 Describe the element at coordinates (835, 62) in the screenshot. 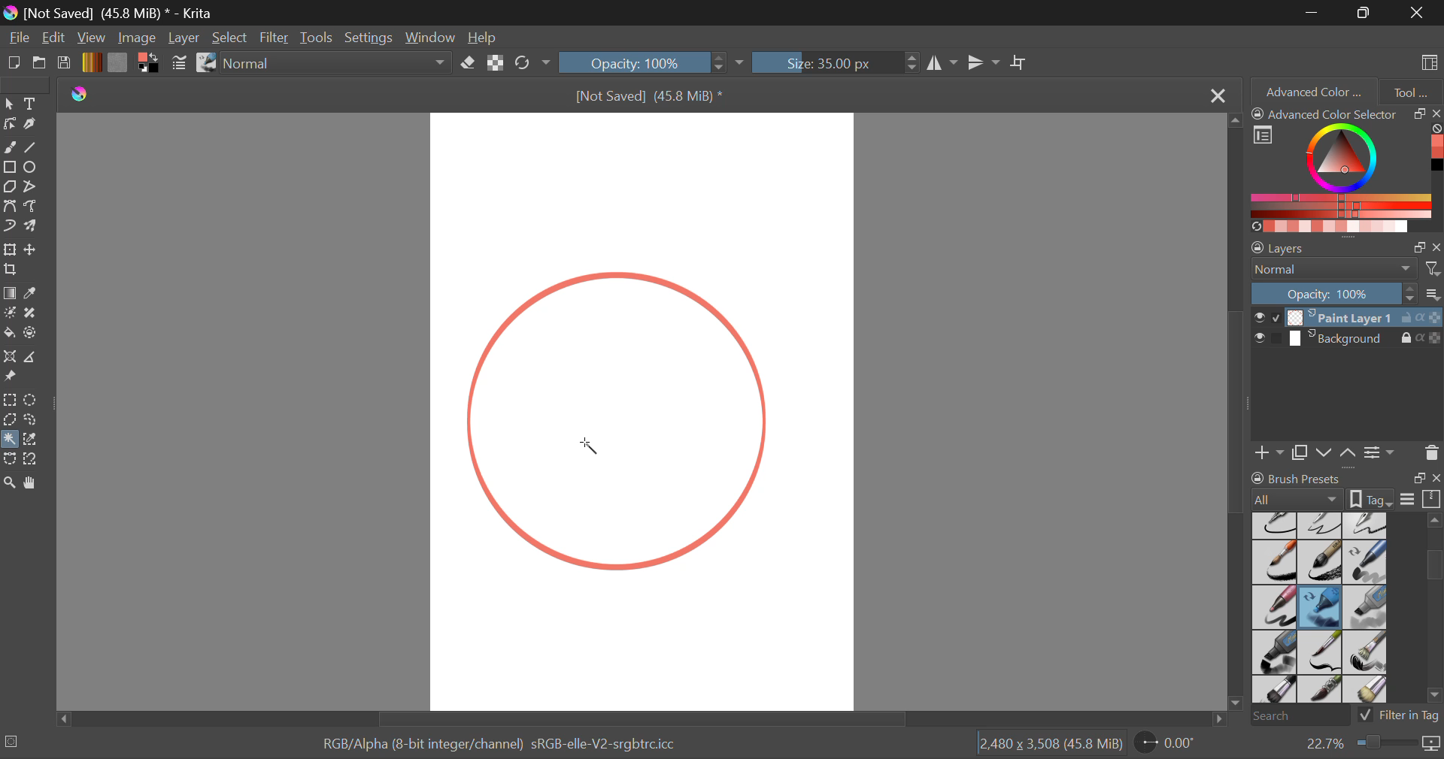

I see `Size : 35px` at that location.